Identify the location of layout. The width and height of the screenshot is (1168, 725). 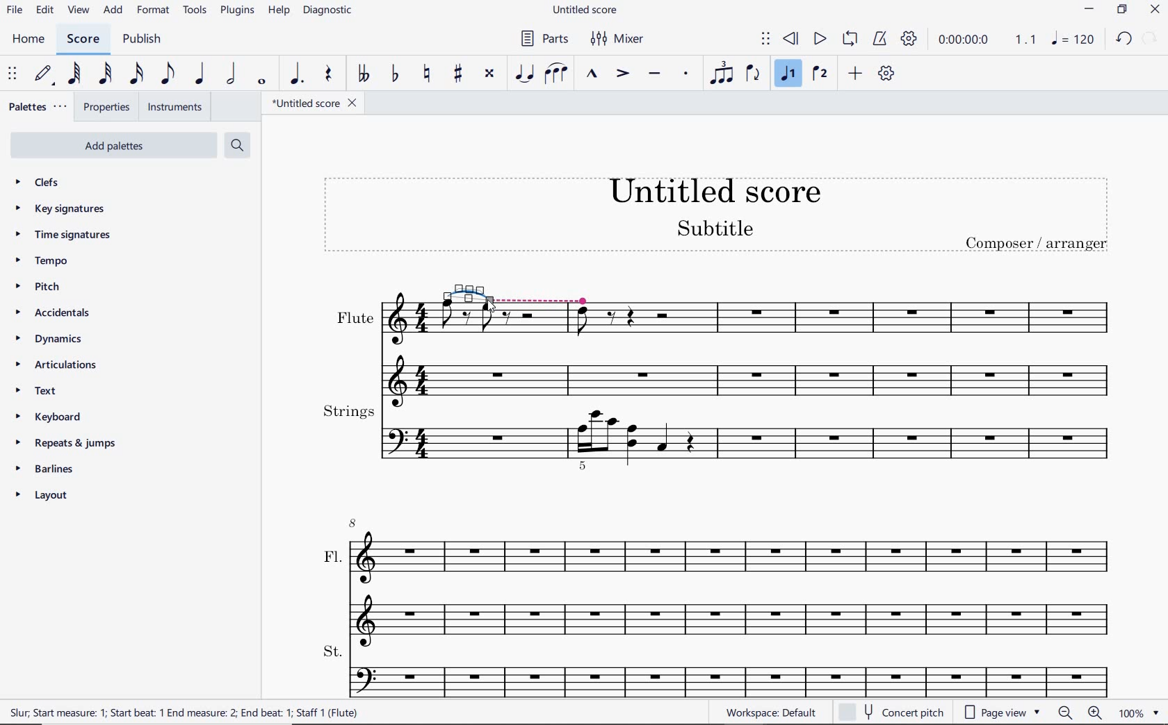
(42, 496).